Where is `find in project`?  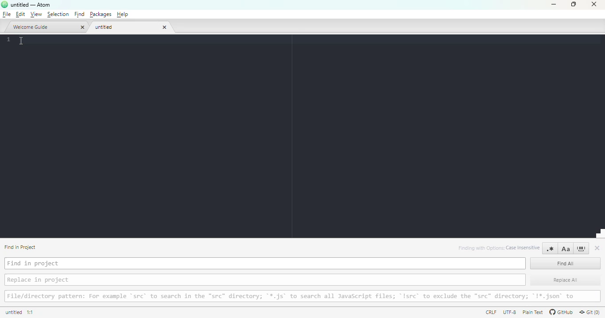
find in project is located at coordinates (20, 248).